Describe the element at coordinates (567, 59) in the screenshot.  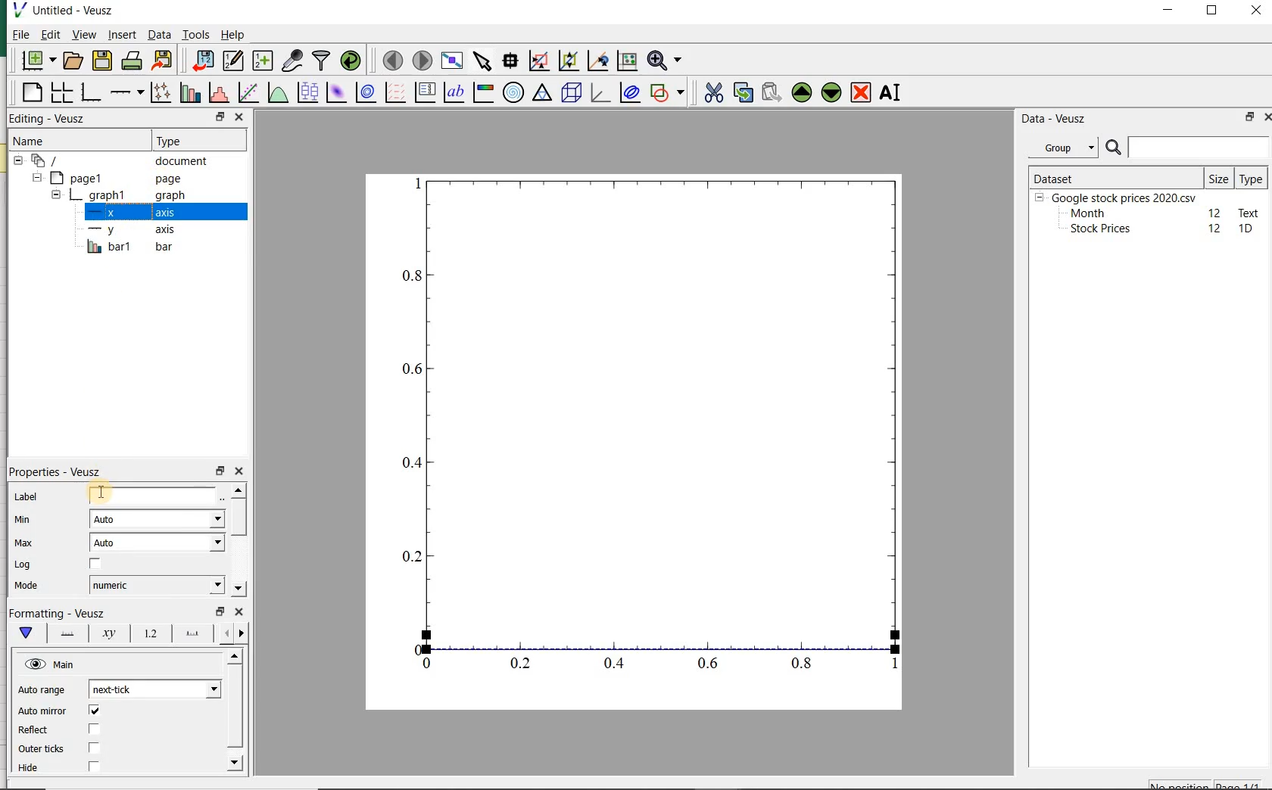
I see `click to zoom out of graph axes` at that location.